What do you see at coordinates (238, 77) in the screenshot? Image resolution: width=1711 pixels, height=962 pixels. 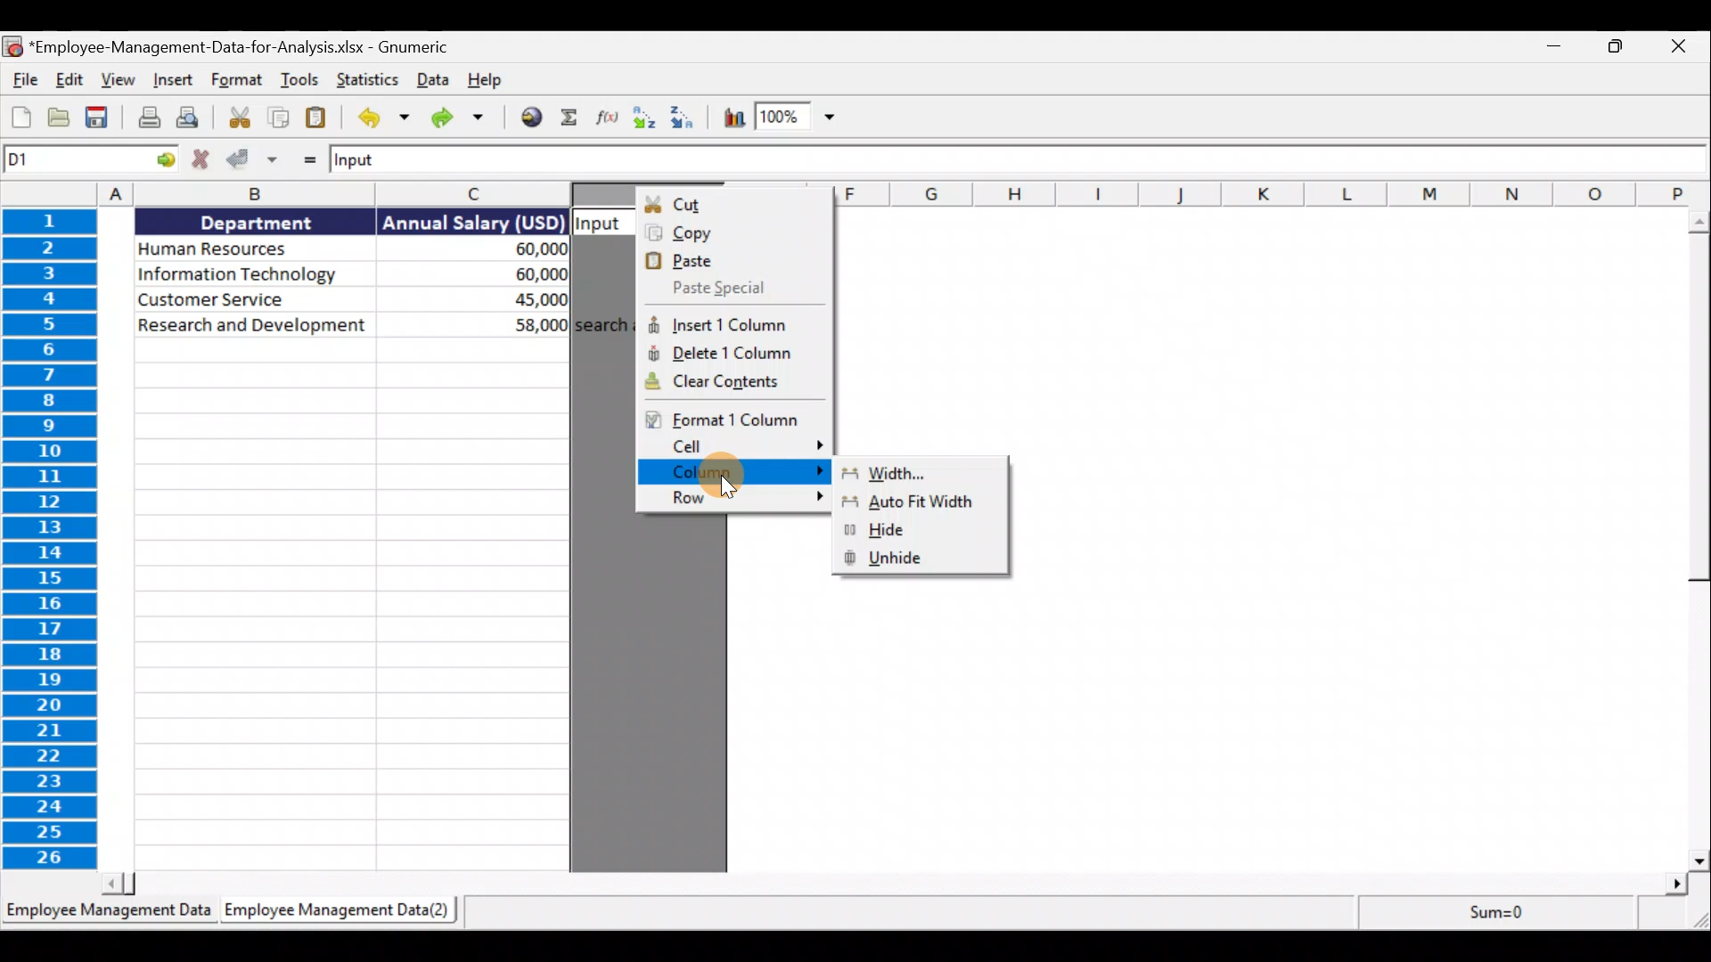 I see `Format` at bounding box center [238, 77].